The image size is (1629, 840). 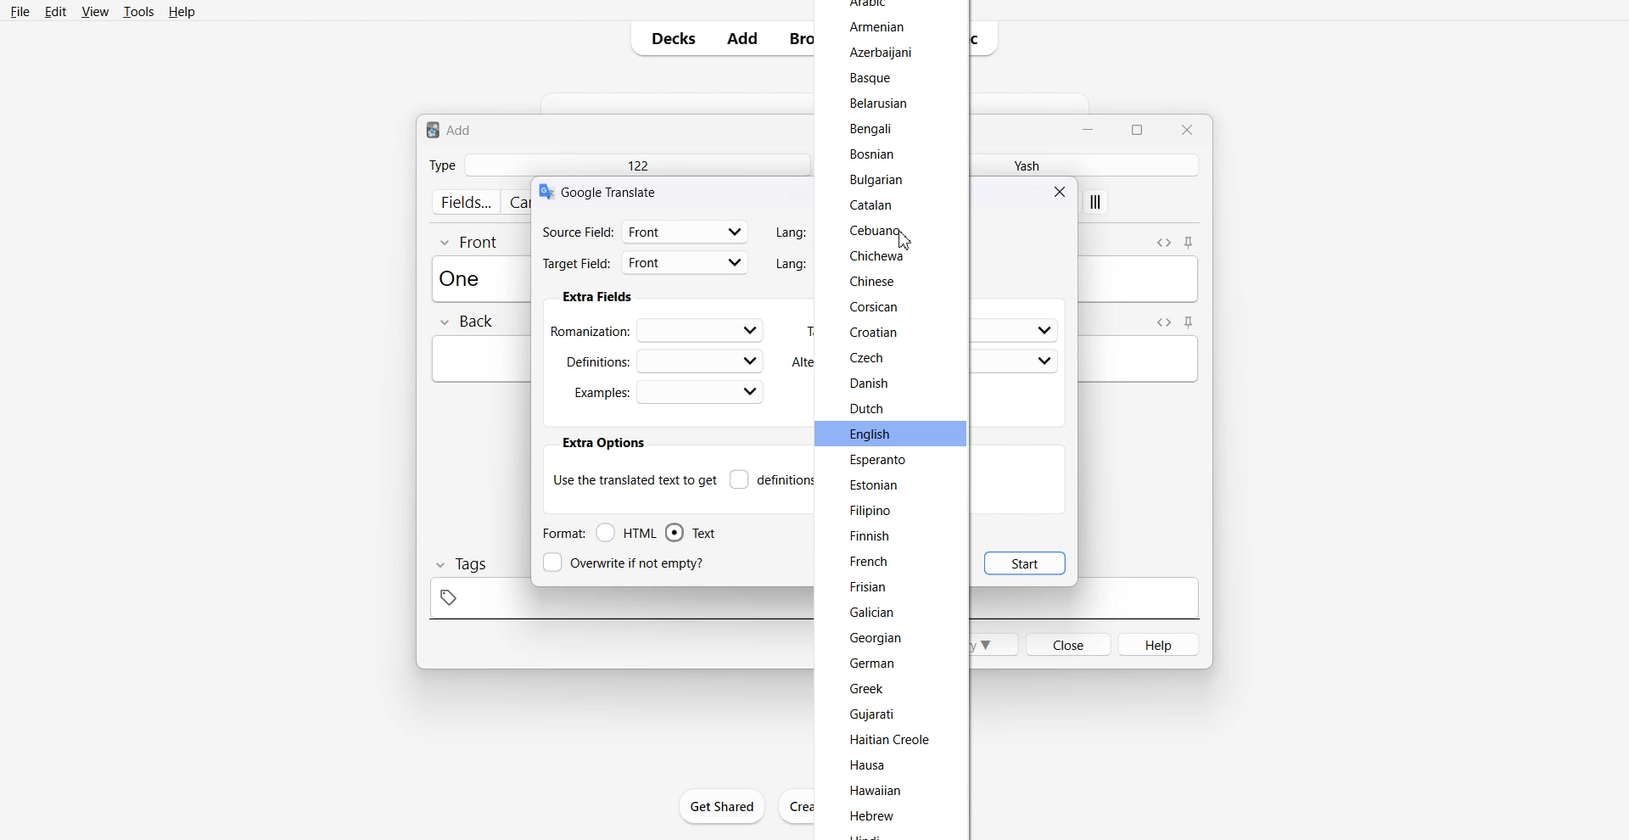 What do you see at coordinates (872, 485) in the screenshot?
I see `Estonian` at bounding box center [872, 485].